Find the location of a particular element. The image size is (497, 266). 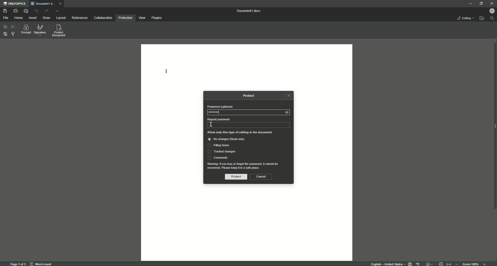

scroll down is located at coordinates (494, 259).